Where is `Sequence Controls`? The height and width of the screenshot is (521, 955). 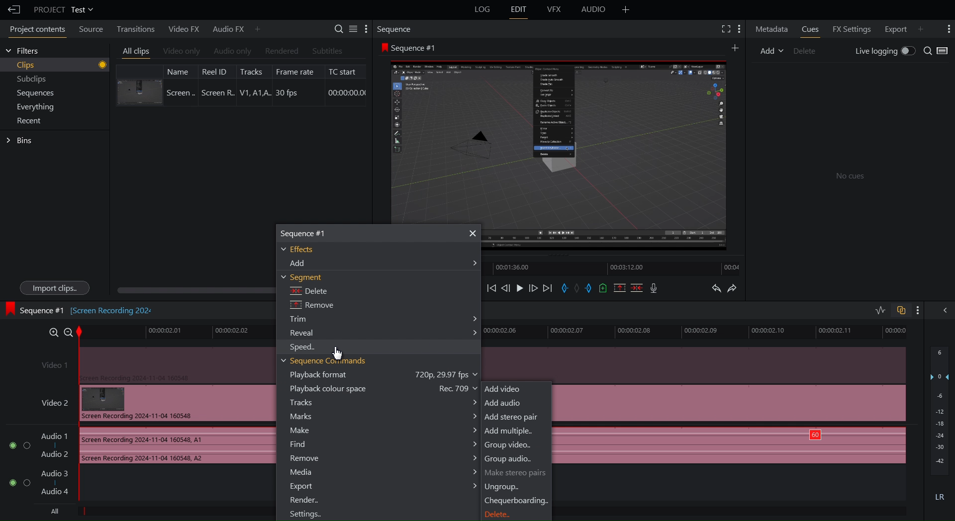 Sequence Controls is located at coordinates (574, 289).